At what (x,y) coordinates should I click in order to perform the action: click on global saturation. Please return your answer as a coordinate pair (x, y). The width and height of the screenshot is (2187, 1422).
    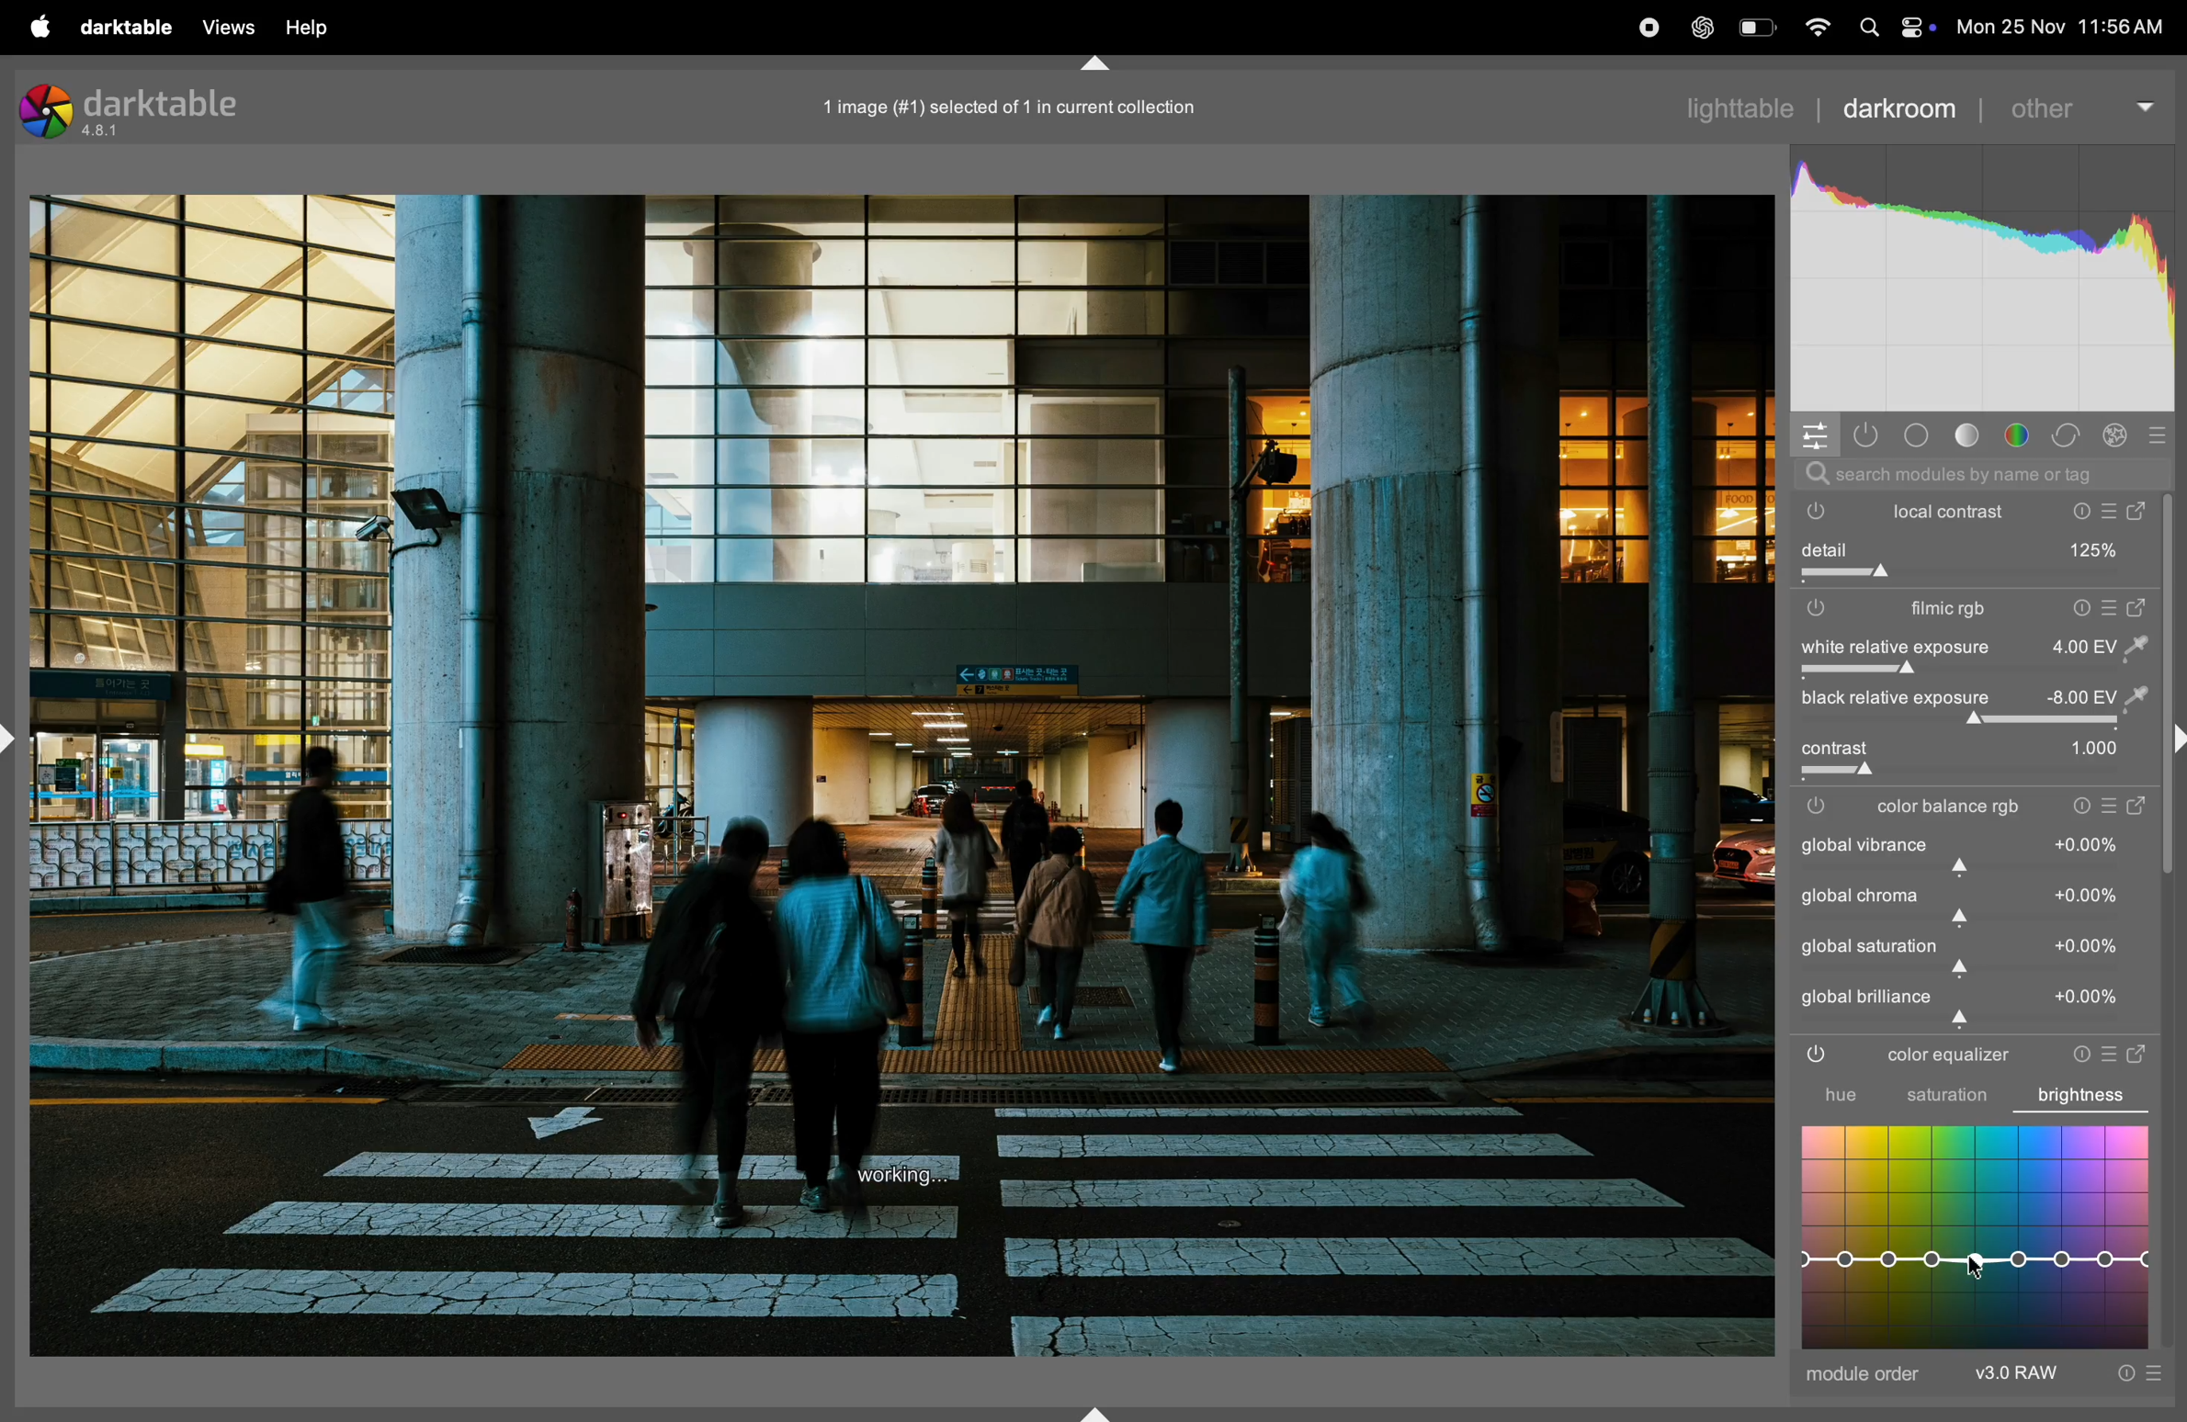
    Looking at the image, I should click on (1870, 945).